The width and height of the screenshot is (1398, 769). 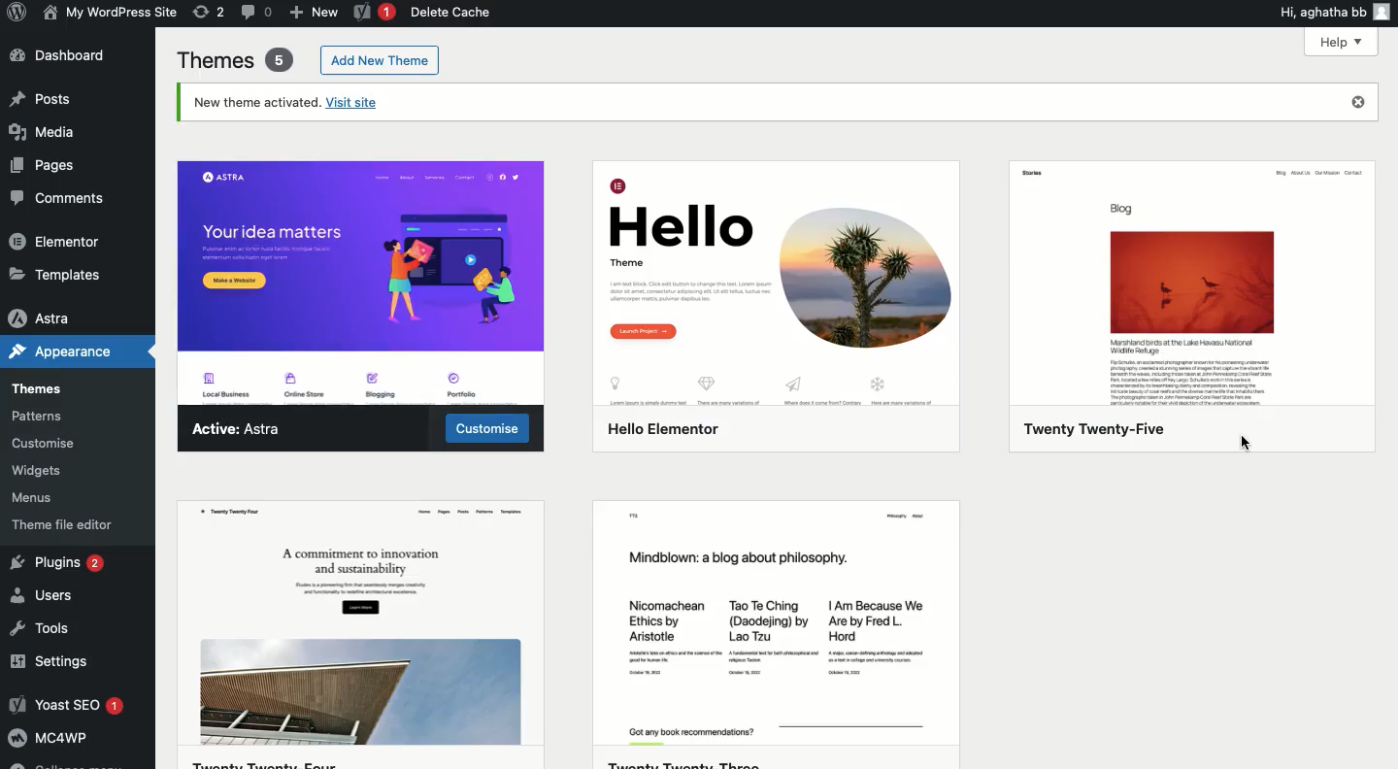 What do you see at coordinates (1385, 12) in the screenshot?
I see `user icon` at bounding box center [1385, 12].